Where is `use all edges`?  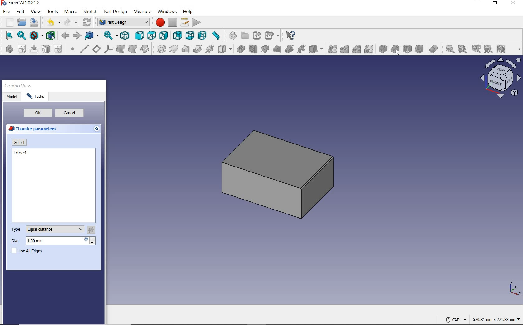
use all edges is located at coordinates (28, 251).